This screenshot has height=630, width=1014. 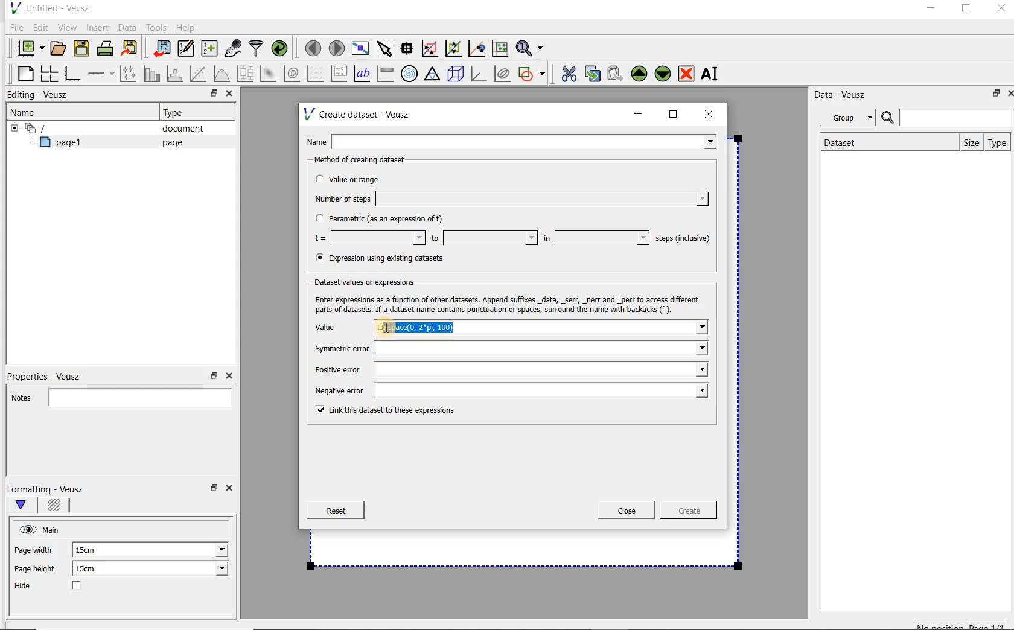 What do you see at coordinates (161, 49) in the screenshot?
I see `import data into Veusz` at bounding box center [161, 49].